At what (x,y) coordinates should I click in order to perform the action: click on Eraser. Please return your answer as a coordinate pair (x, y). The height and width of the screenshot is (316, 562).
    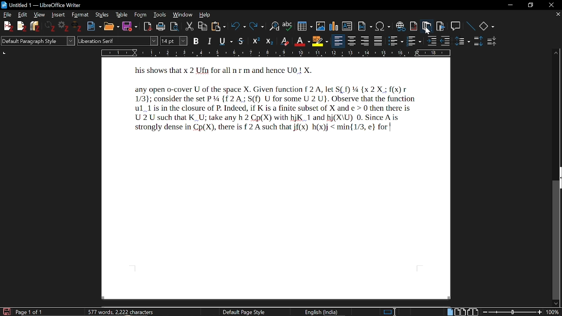
    Looking at the image, I should click on (285, 42).